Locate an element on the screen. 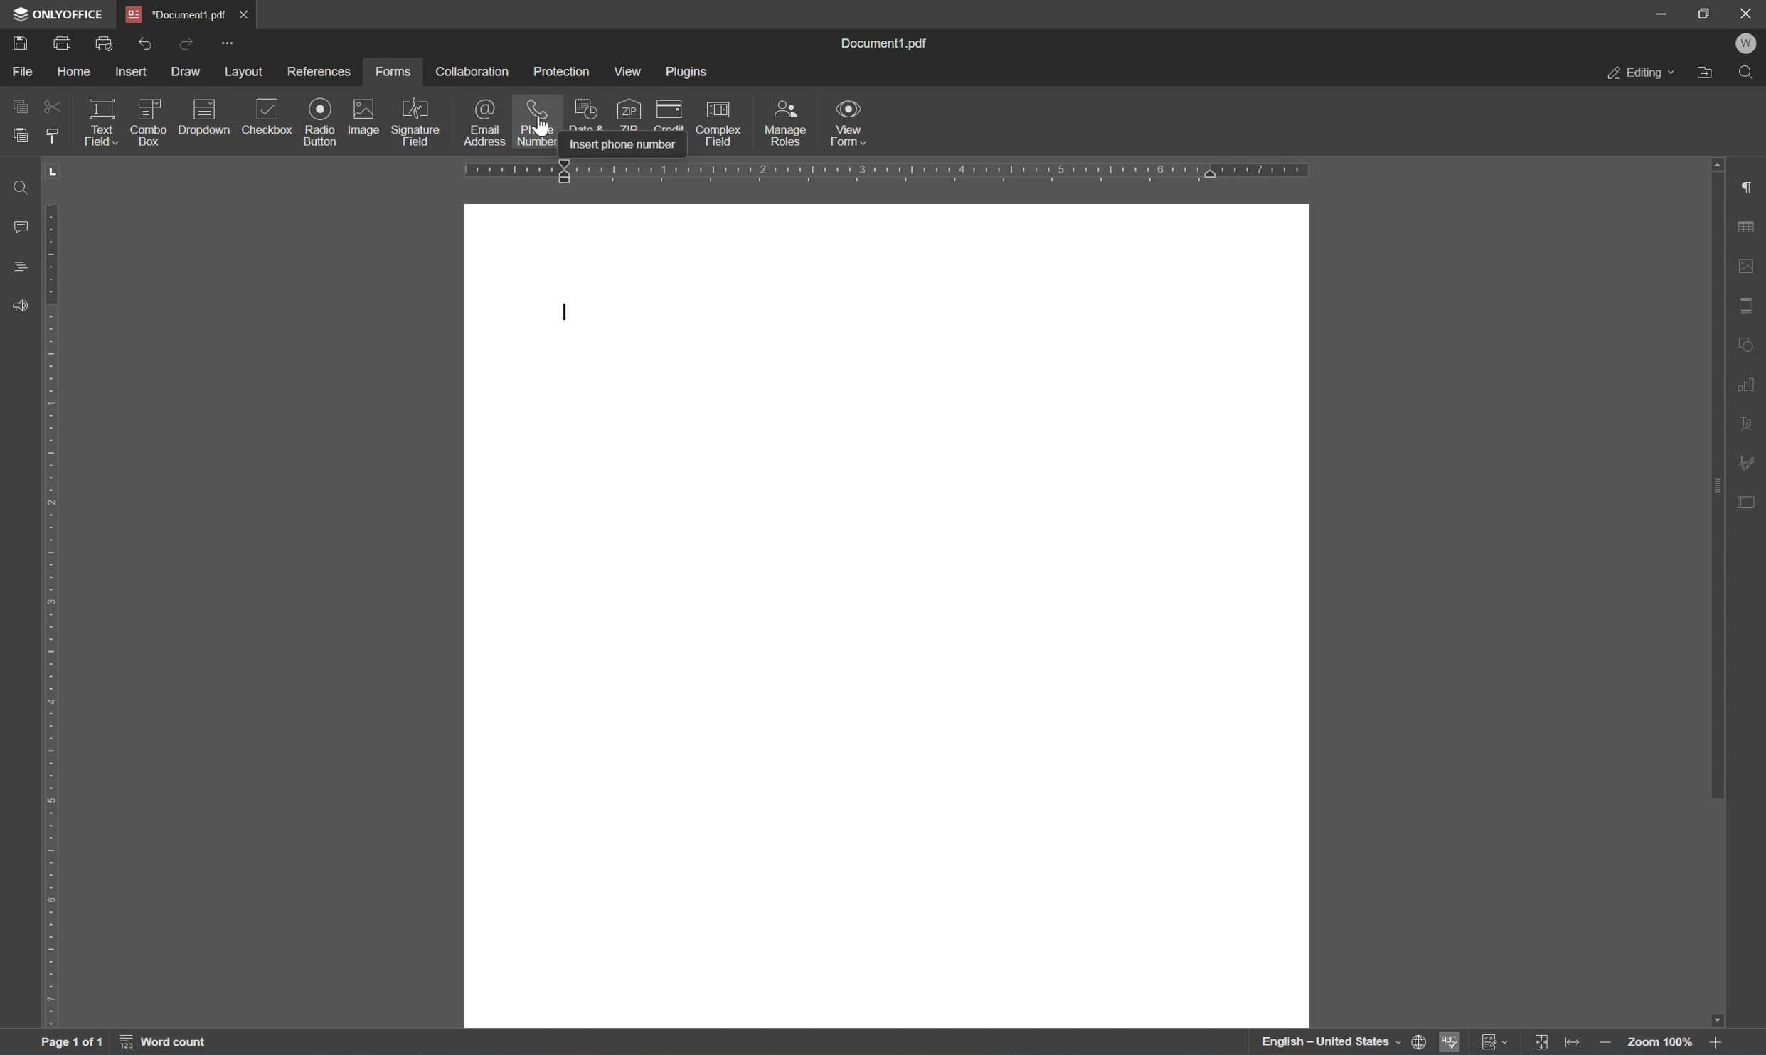  find is located at coordinates (1750, 74).